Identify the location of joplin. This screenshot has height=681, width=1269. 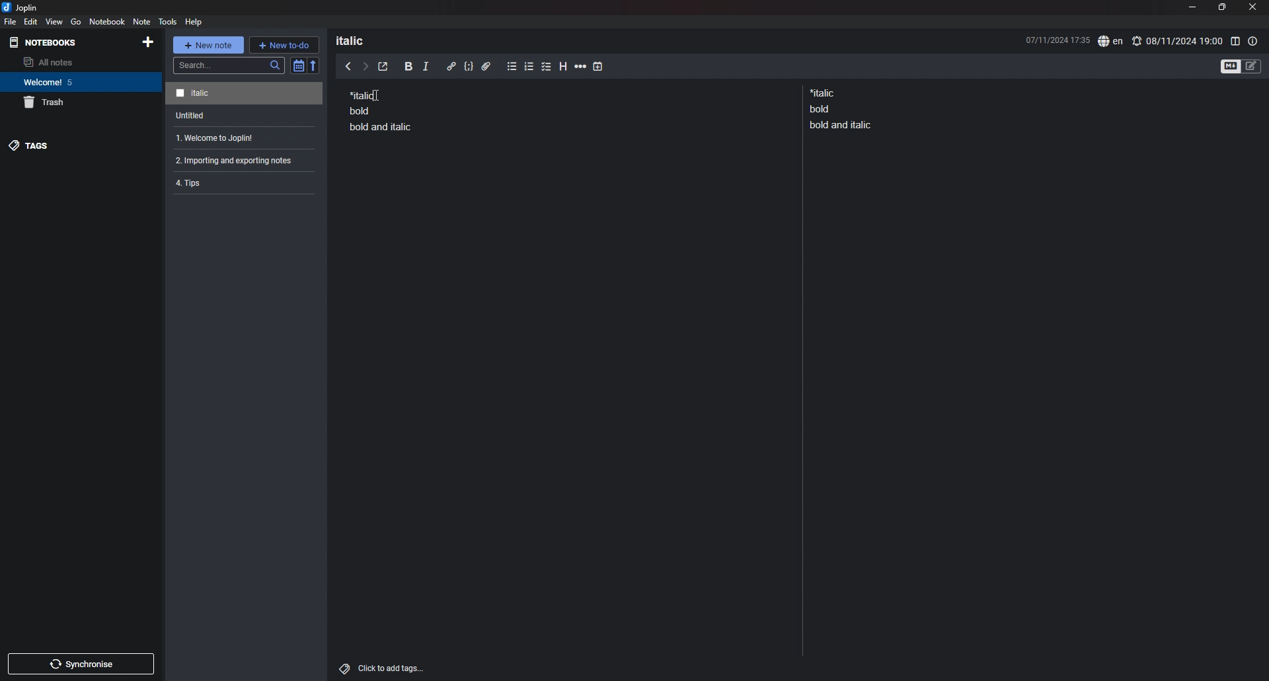
(20, 7).